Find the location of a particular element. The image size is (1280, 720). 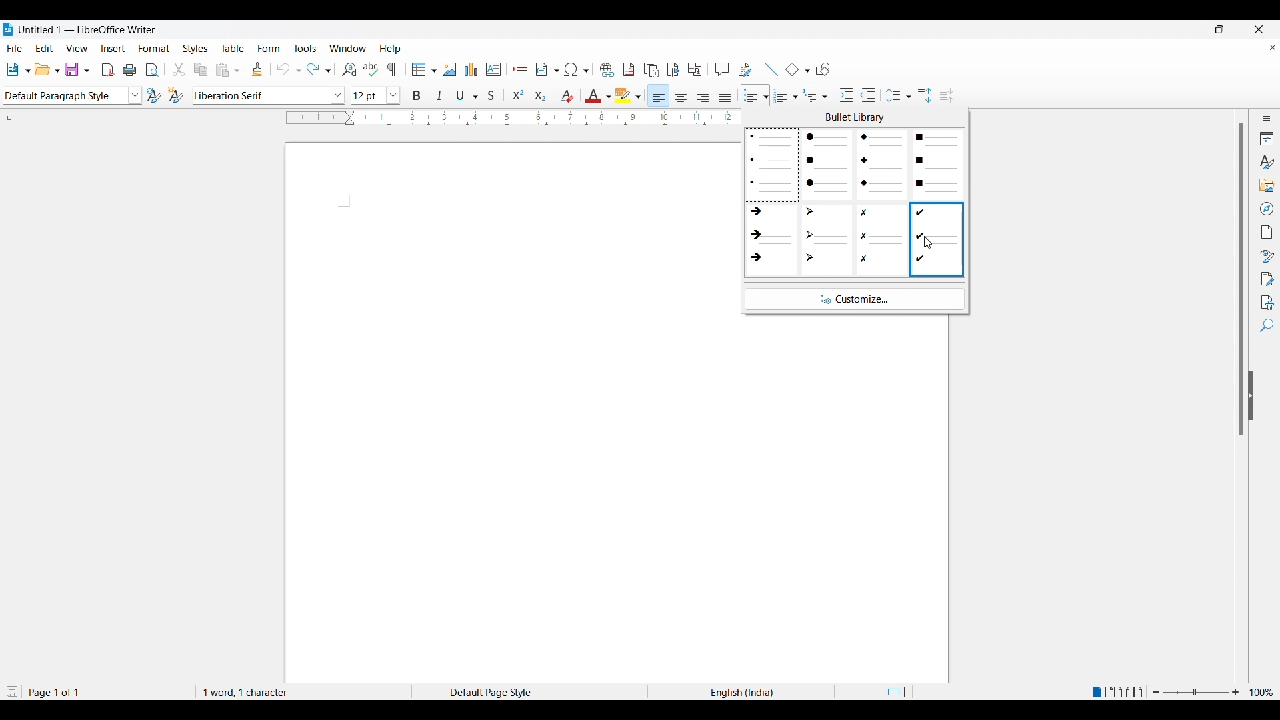

insert footnote is located at coordinates (630, 69).